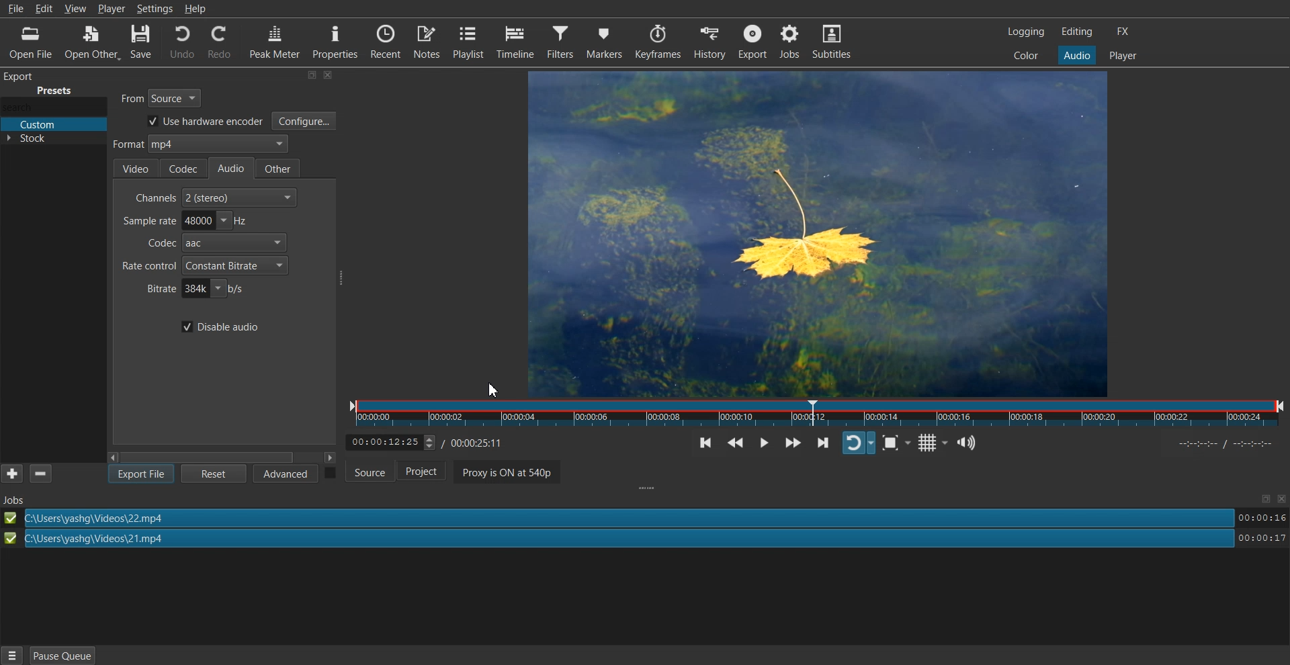  Describe the element at coordinates (494, 390) in the screenshot. I see `Cursor` at that location.